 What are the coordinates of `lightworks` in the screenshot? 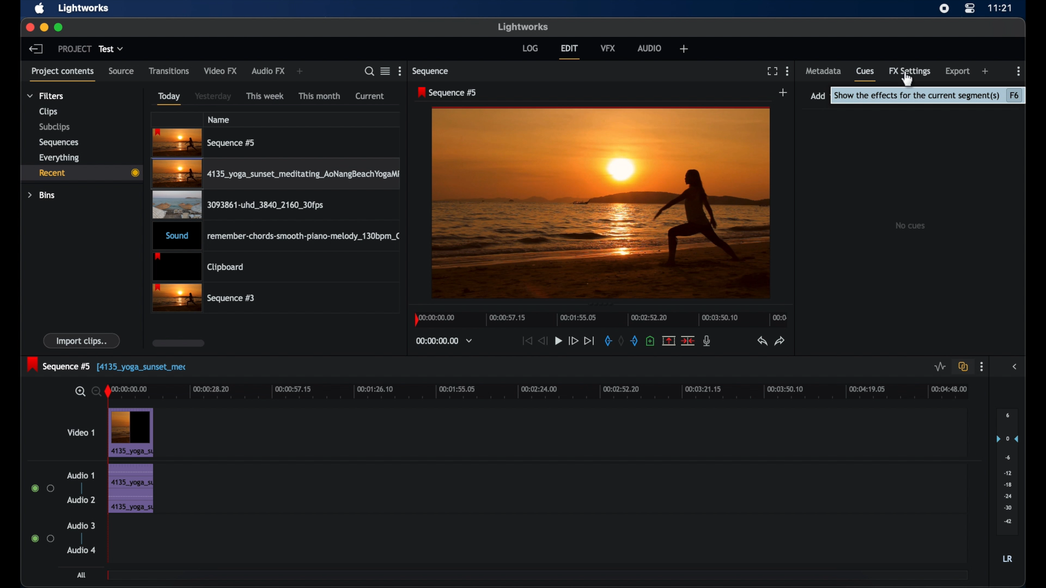 It's located at (524, 27).